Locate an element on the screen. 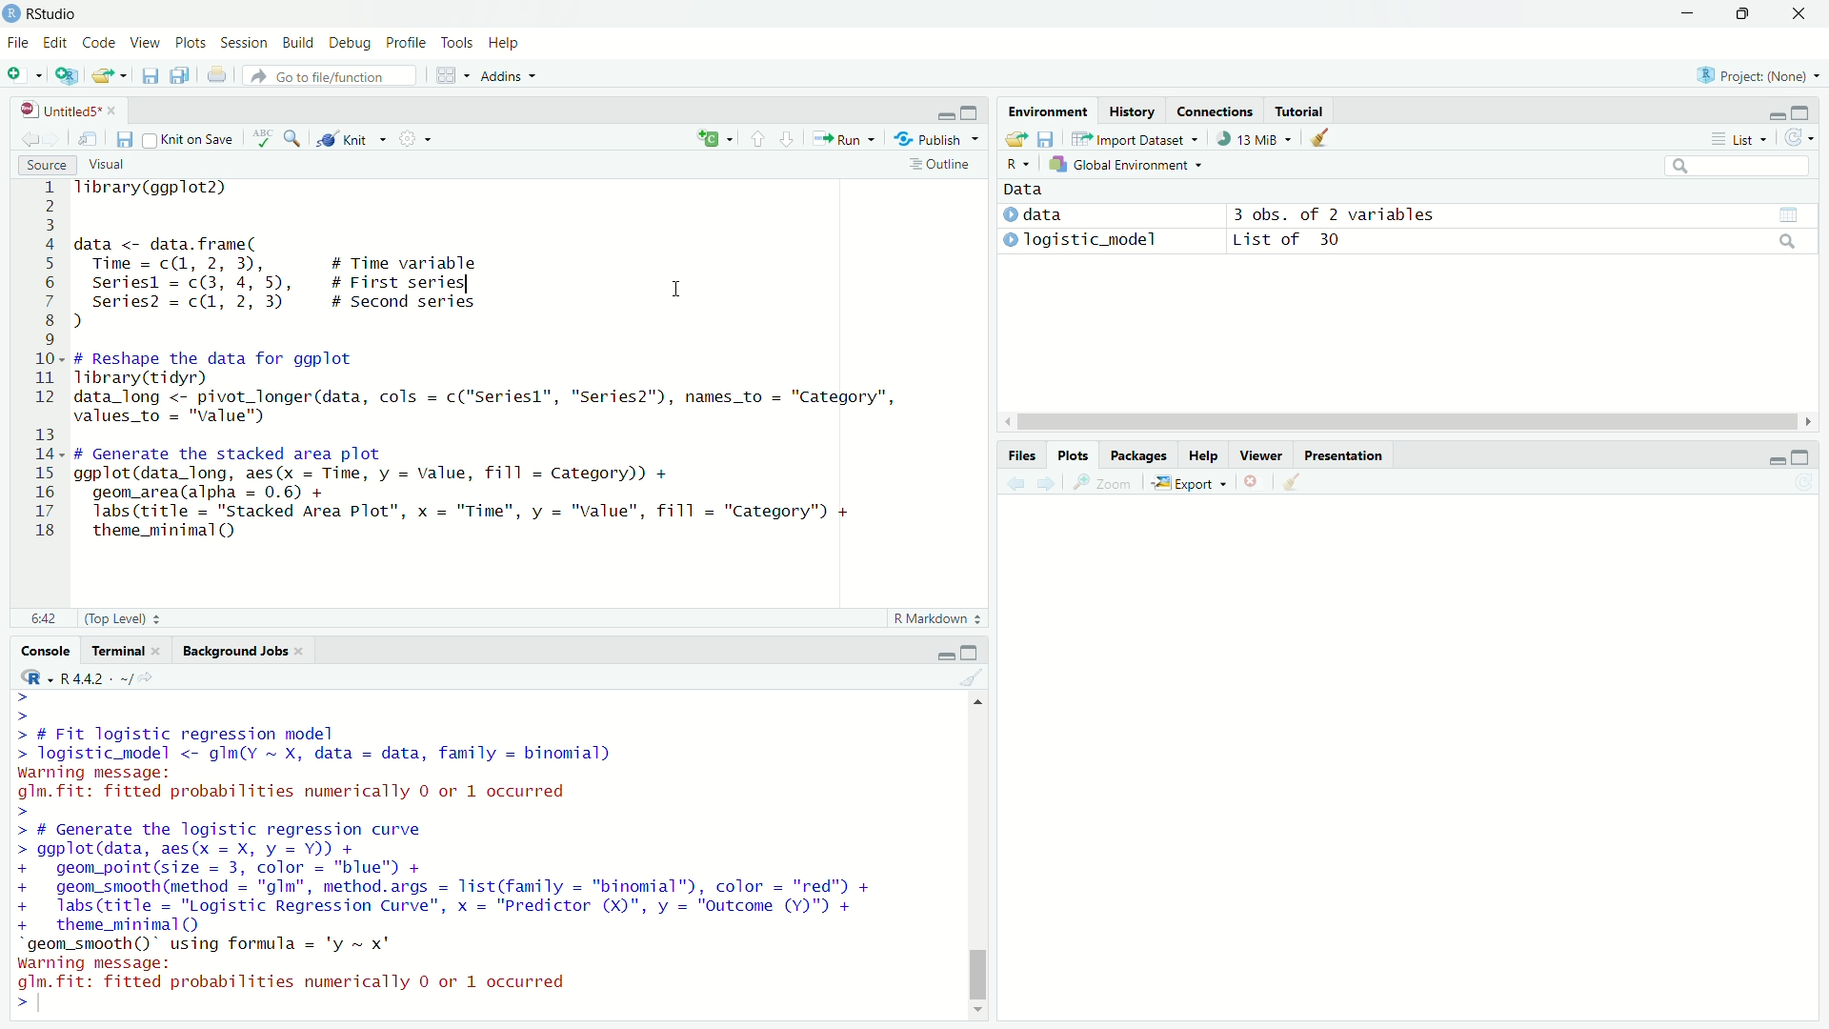  Terminal is located at coordinates (122, 650).